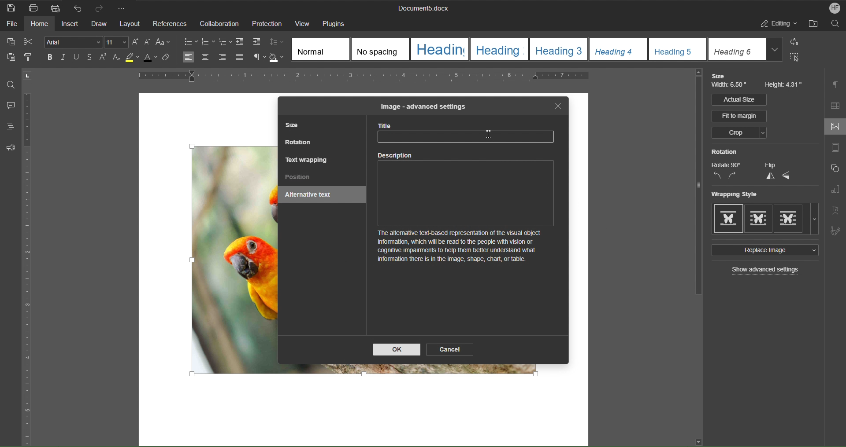  Describe the element at coordinates (731, 86) in the screenshot. I see `Width` at that location.